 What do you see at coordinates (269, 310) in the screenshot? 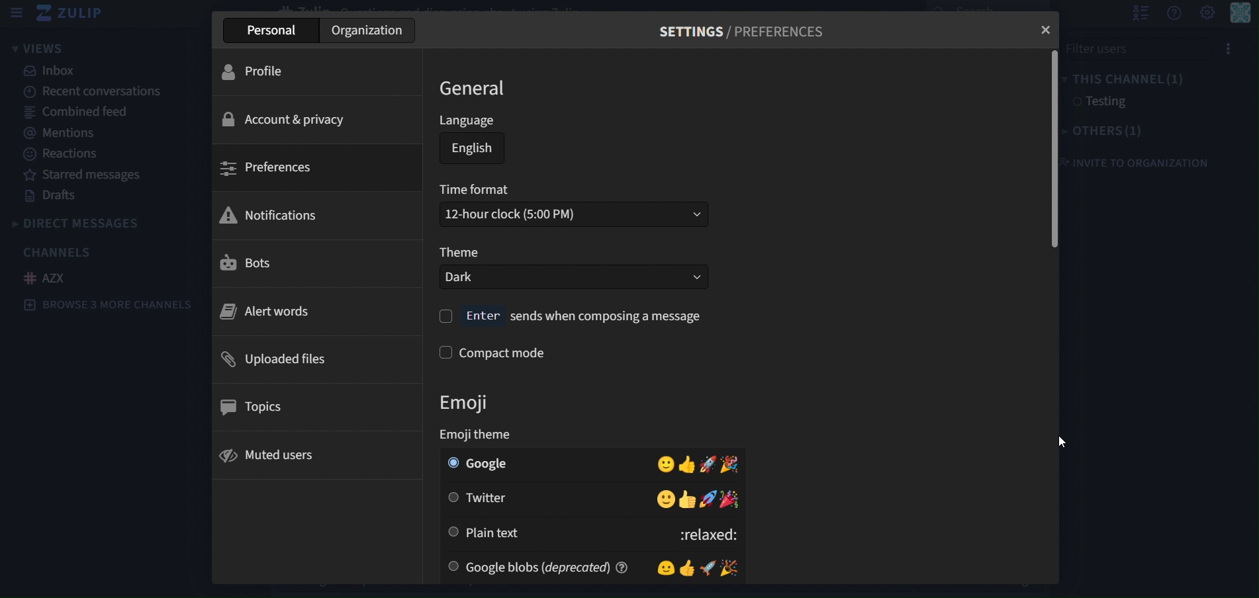
I see `alert words` at bounding box center [269, 310].